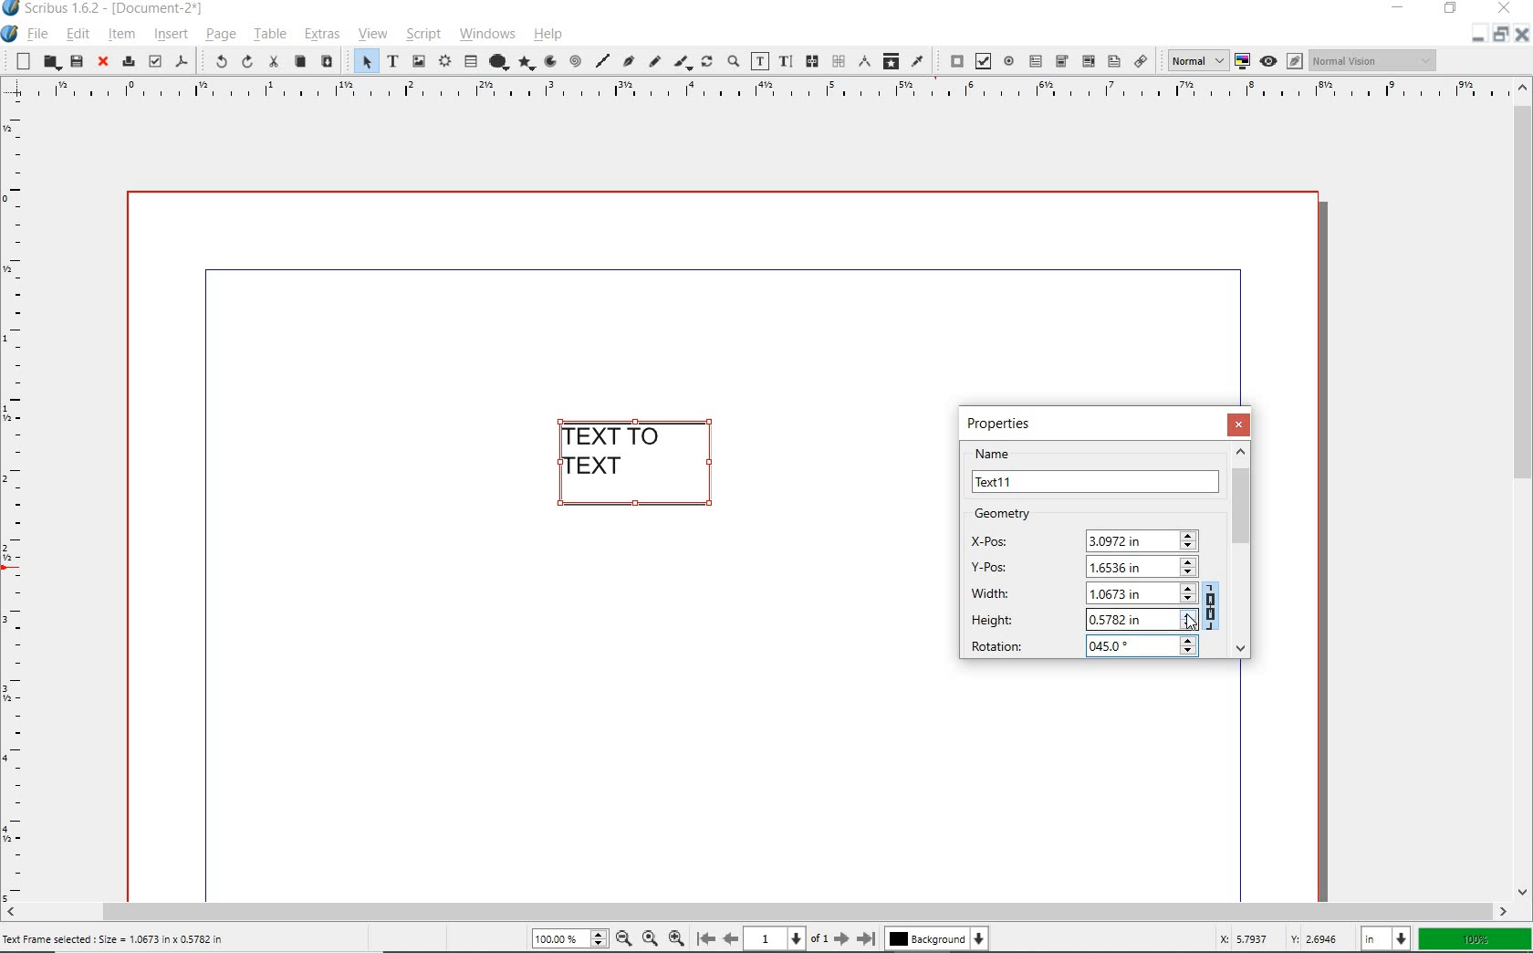 Image resolution: width=1533 pixels, height=953 pixels. Describe the element at coordinates (373, 35) in the screenshot. I see `view` at that location.